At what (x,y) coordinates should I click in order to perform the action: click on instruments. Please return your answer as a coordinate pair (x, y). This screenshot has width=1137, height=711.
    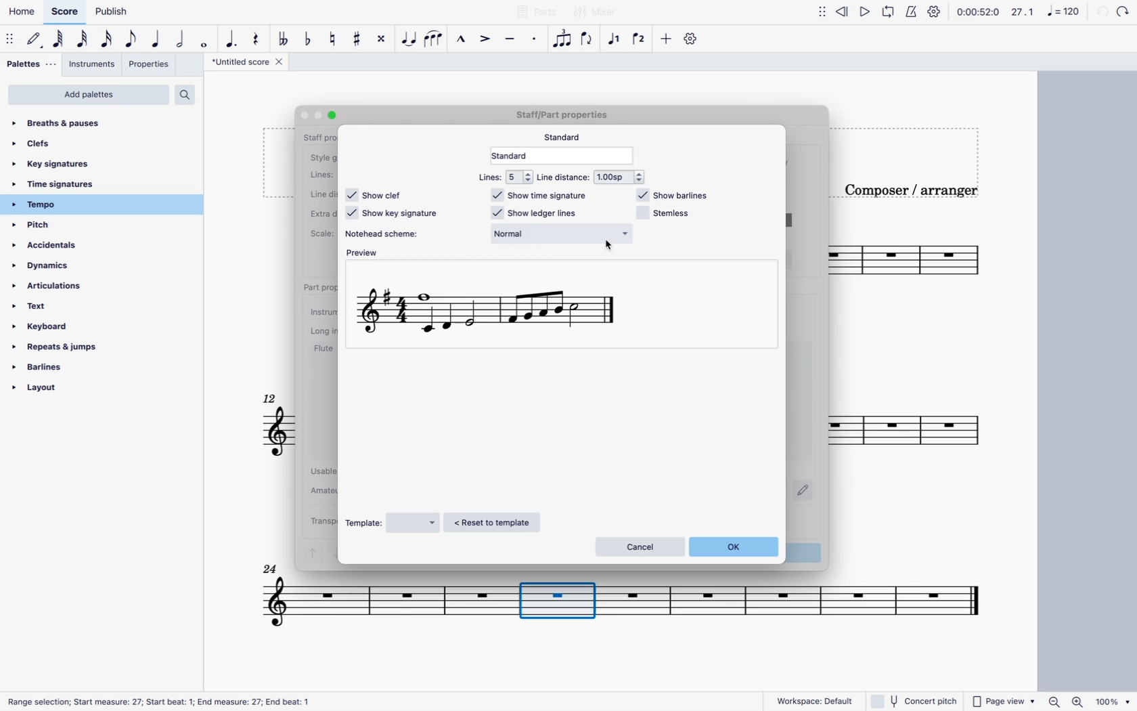
    Looking at the image, I should click on (94, 66).